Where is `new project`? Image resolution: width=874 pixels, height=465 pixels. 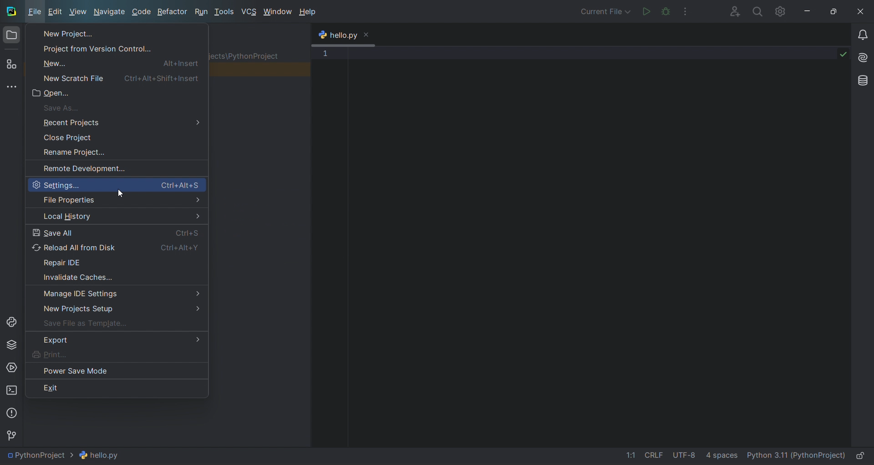
new project is located at coordinates (113, 33).